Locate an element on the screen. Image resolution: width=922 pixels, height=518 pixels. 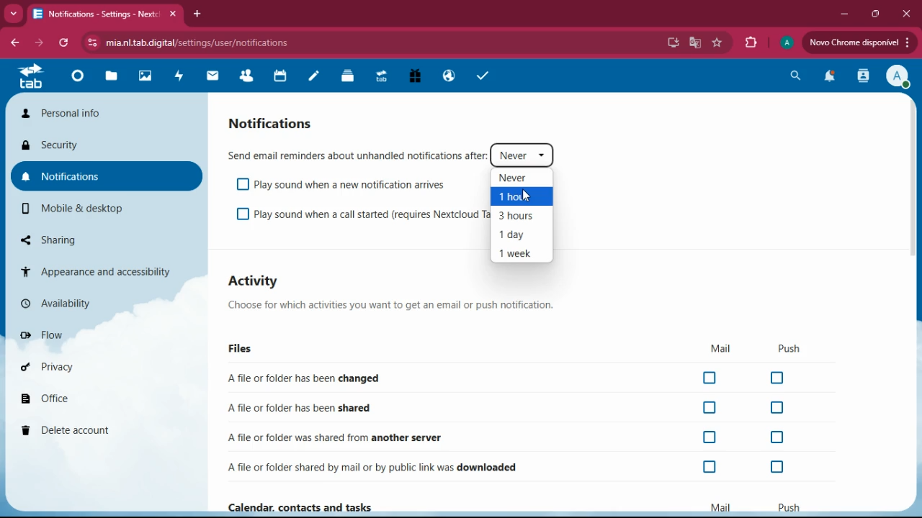
minimize is located at coordinates (846, 14).